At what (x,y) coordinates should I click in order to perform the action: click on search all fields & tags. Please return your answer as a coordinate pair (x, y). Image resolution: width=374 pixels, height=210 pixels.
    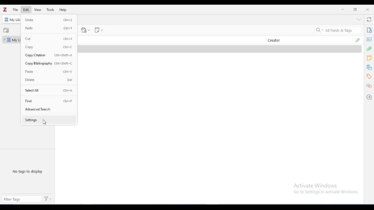
    Looking at the image, I should click on (337, 30).